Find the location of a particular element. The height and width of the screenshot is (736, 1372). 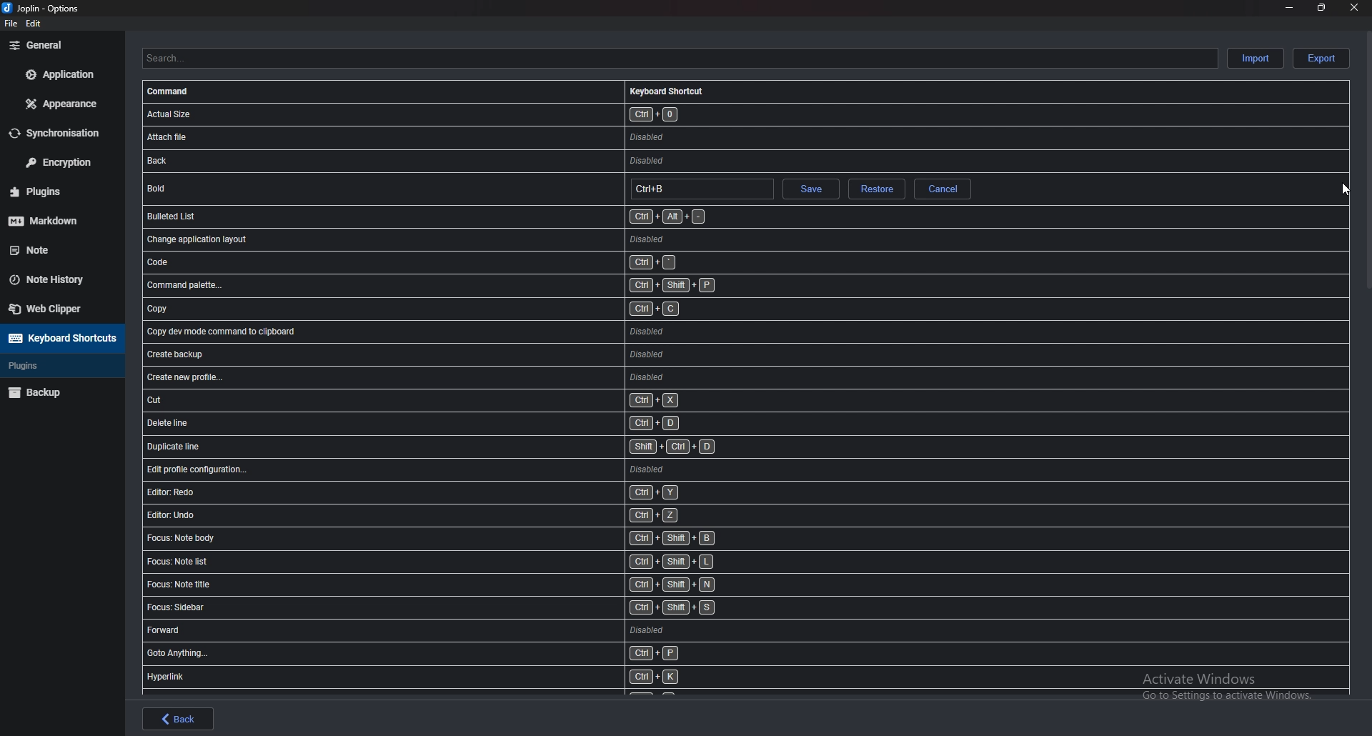

markdown is located at coordinates (56, 220).